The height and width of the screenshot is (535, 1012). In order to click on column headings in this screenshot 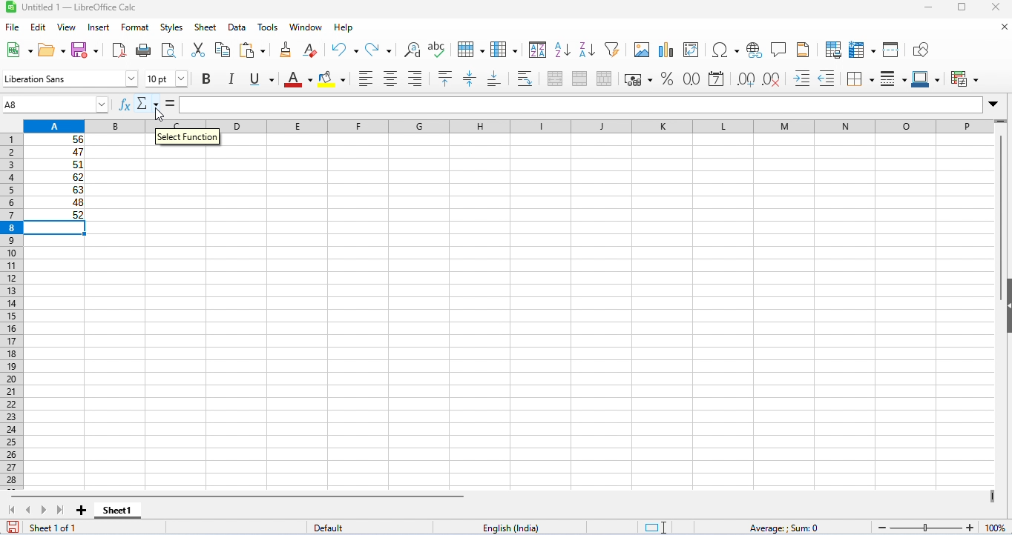, I will do `click(510, 127)`.